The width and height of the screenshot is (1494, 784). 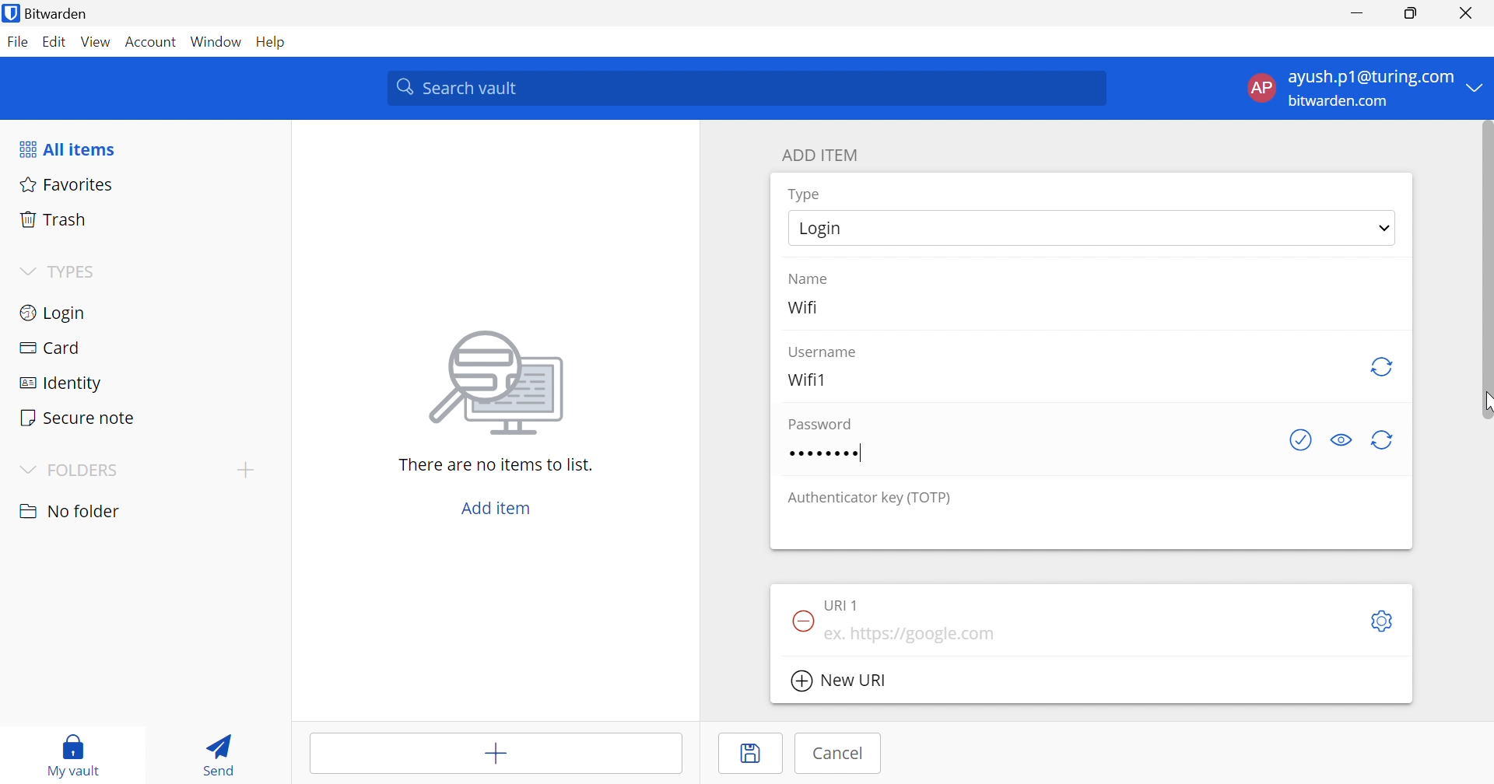 I want to click on Search vault, so click(x=745, y=88).